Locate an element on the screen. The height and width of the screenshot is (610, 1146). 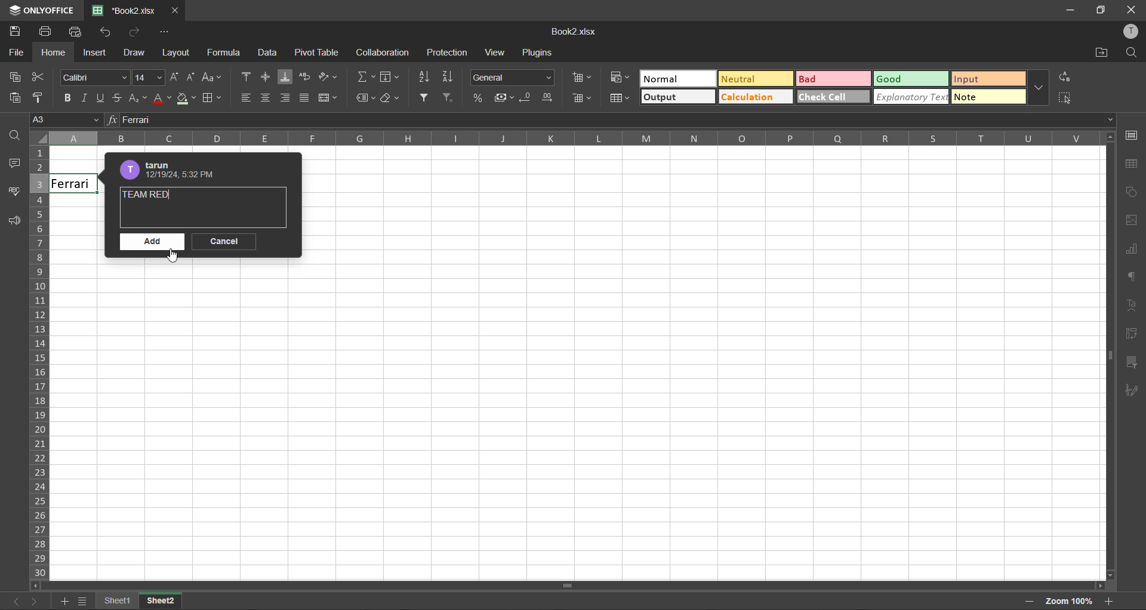
align middle is located at coordinates (265, 77).